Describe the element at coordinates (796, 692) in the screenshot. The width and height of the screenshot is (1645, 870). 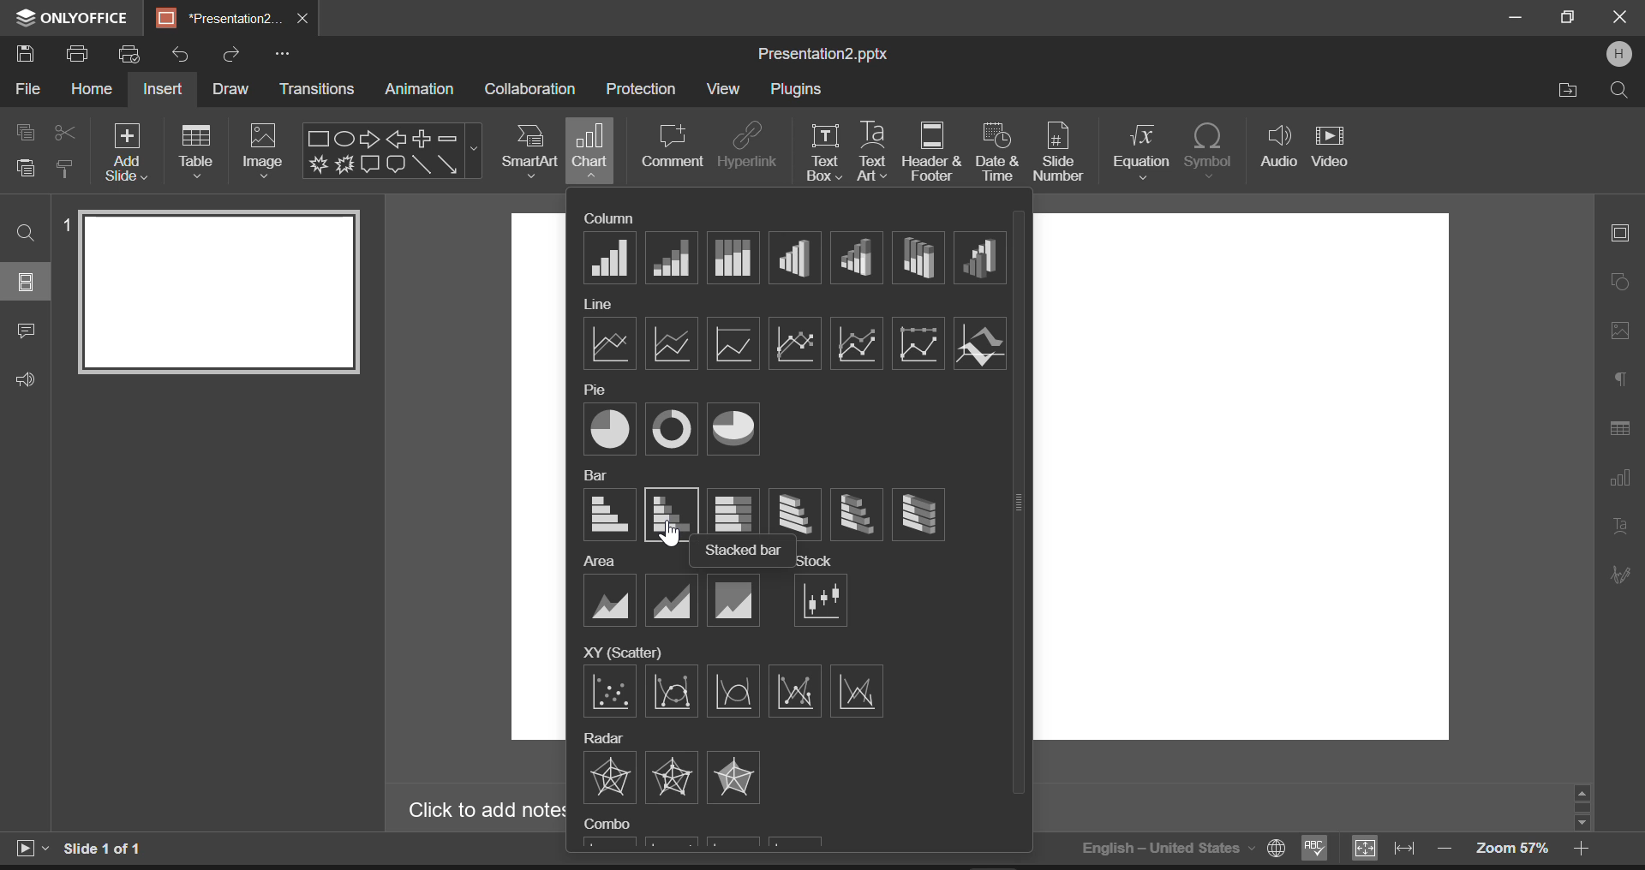
I see `Scatter with straight lines and markers` at that location.